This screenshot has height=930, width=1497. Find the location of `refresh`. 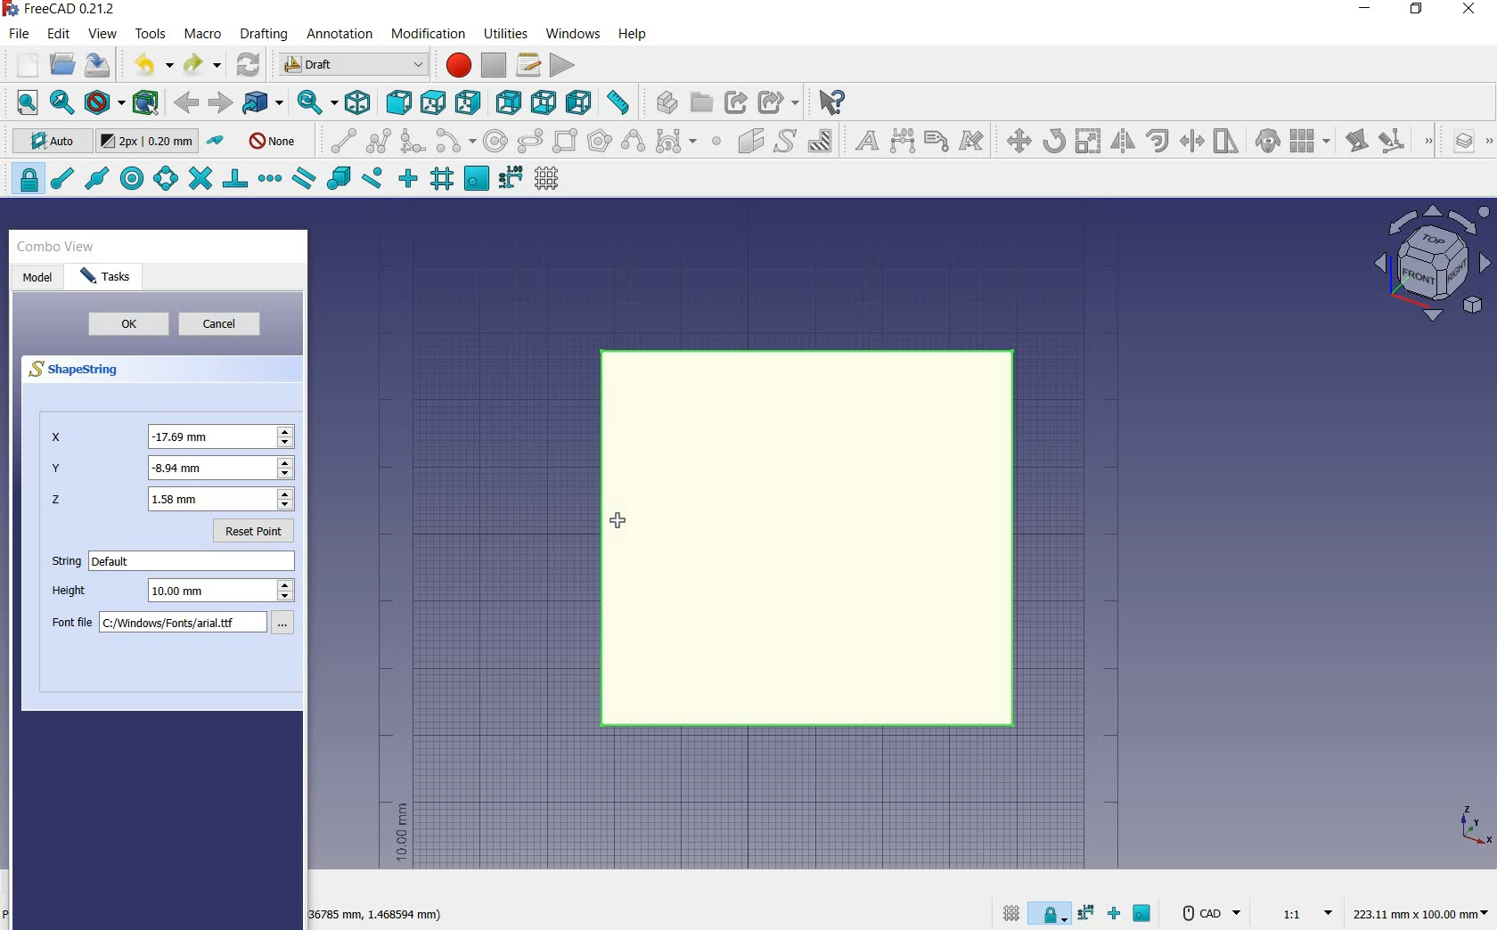

refresh is located at coordinates (250, 62).